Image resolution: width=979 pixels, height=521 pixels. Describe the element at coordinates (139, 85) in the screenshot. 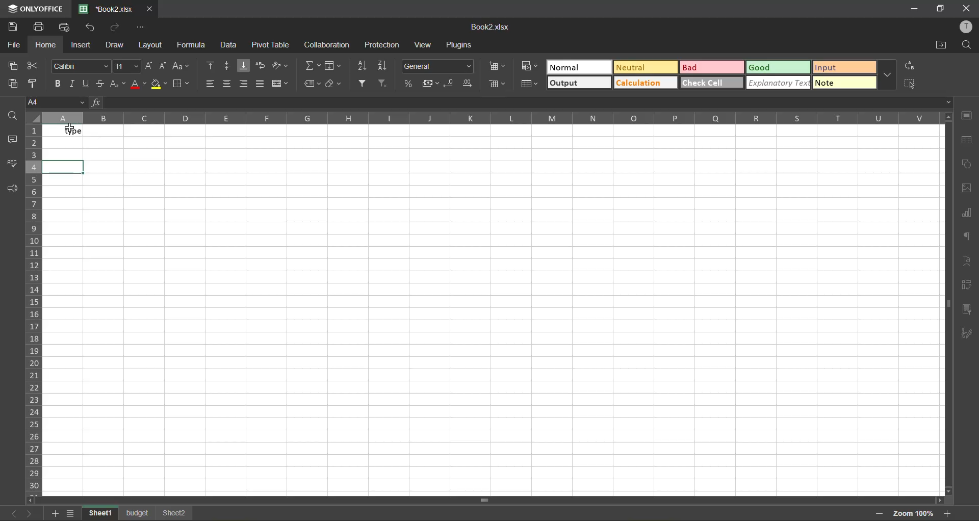

I see `font color` at that location.